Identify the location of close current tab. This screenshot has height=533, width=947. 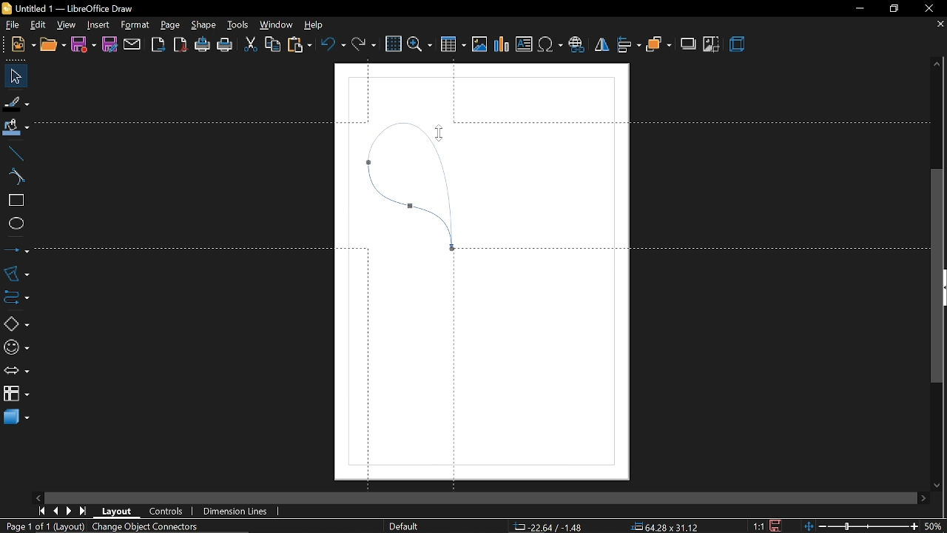
(940, 27).